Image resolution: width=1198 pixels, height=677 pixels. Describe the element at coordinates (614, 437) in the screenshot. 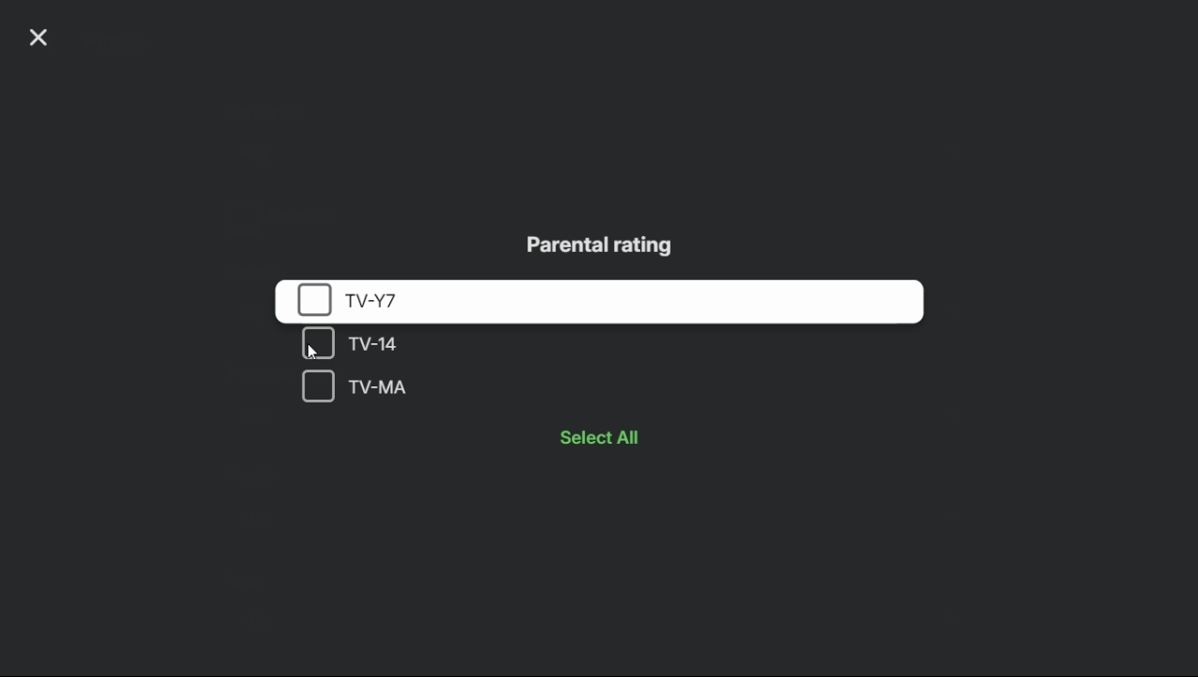

I see `select All` at that location.